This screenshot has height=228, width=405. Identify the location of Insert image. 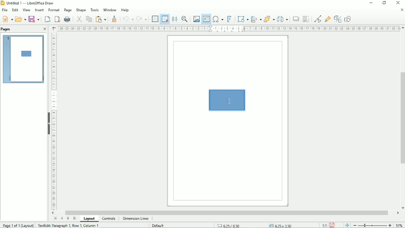
(196, 18).